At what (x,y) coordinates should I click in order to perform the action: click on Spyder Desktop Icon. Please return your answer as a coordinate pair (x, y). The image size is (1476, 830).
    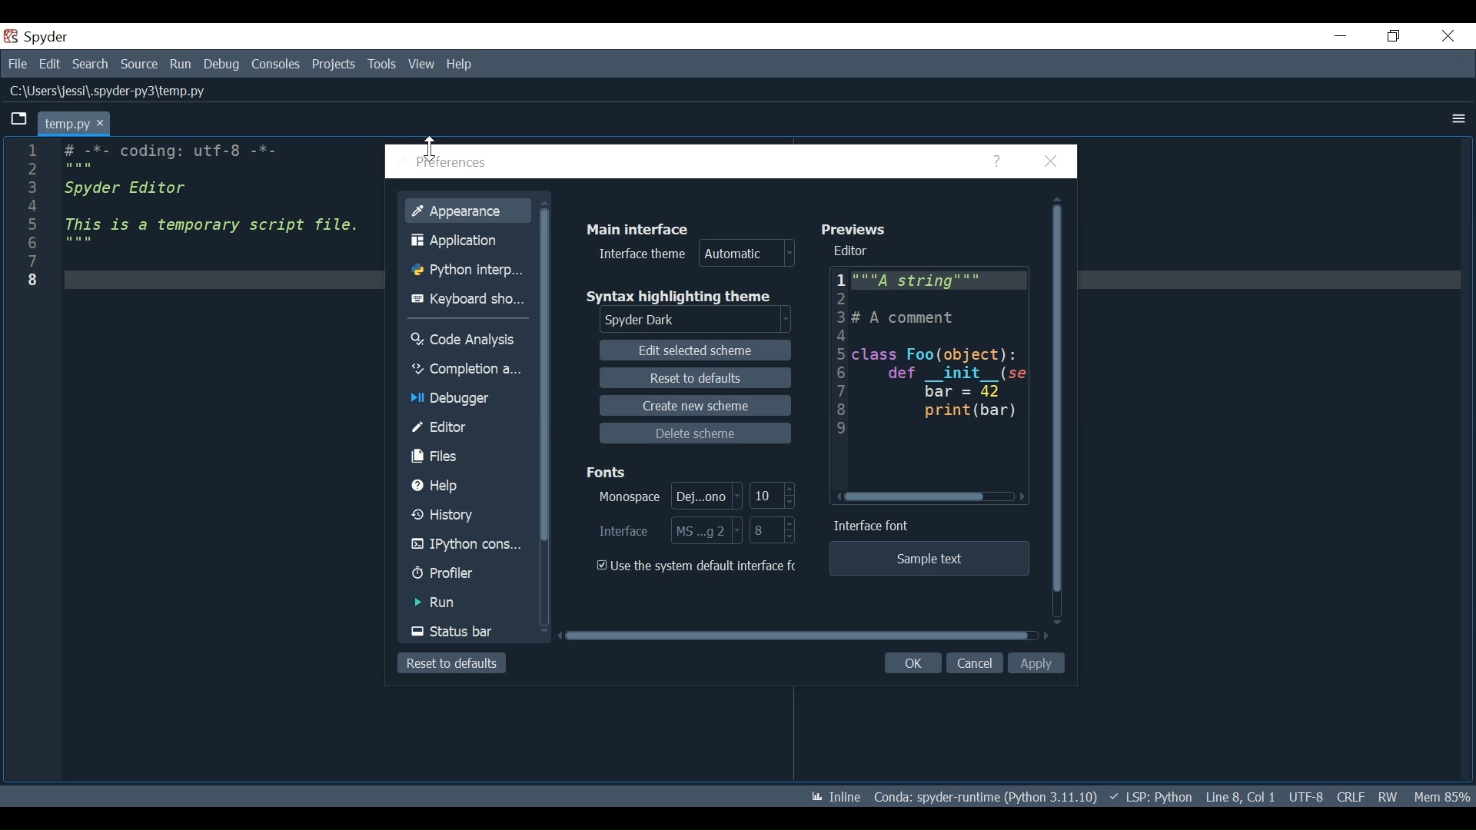
    Looking at the image, I should click on (38, 37).